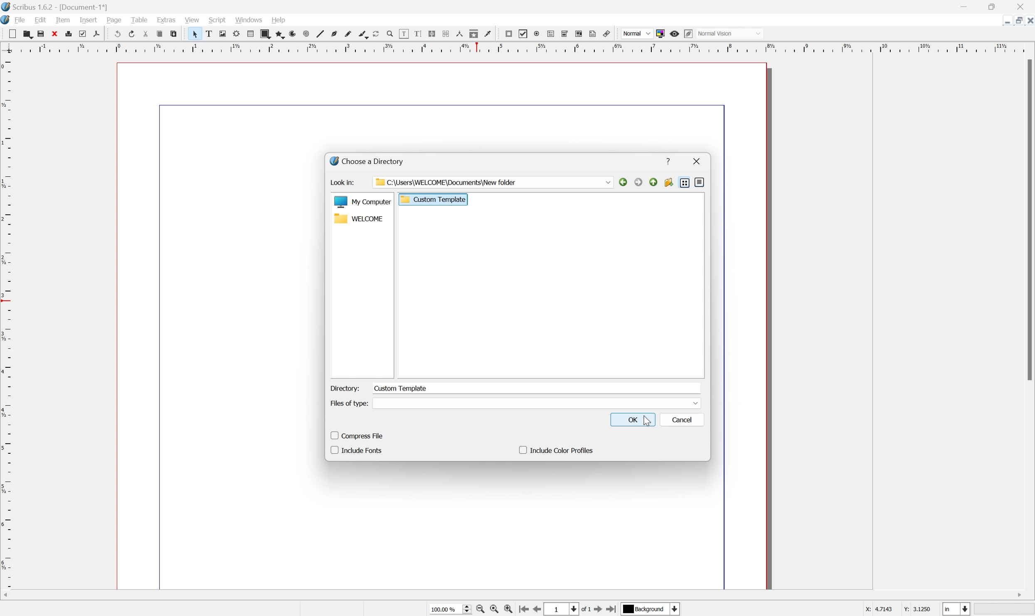 This screenshot has height=616, width=1035. What do you see at coordinates (651, 609) in the screenshot?
I see `Background` at bounding box center [651, 609].